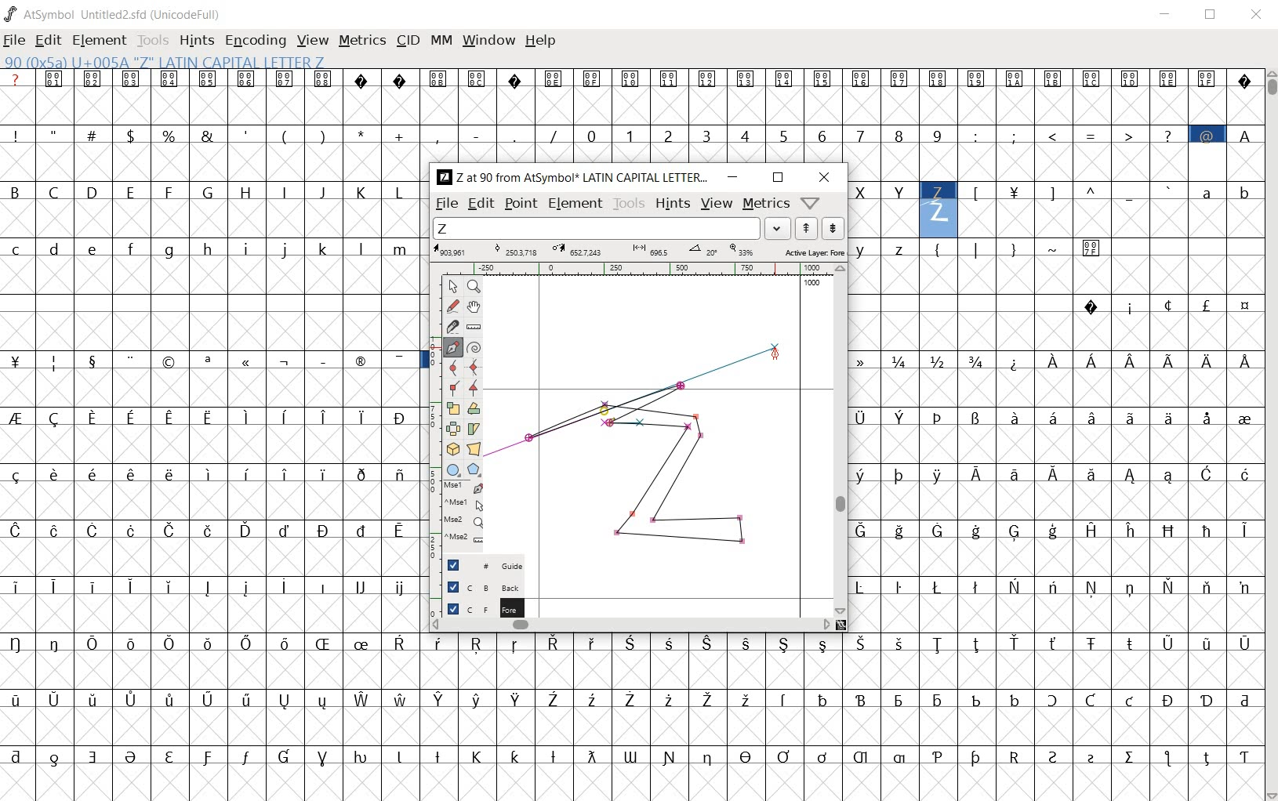 The image size is (1278, 801). I want to click on 90(0x5a) U+005A "Z" LATIN CAPITAL LETTER Z, so click(939, 205).